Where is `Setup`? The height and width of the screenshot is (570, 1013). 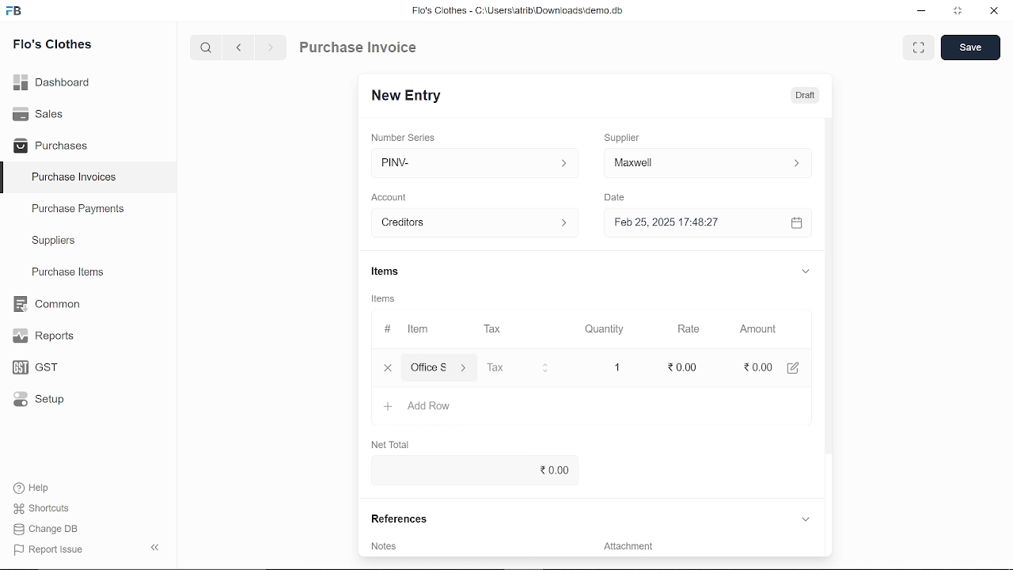 Setup is located at coordinates (35, 402).